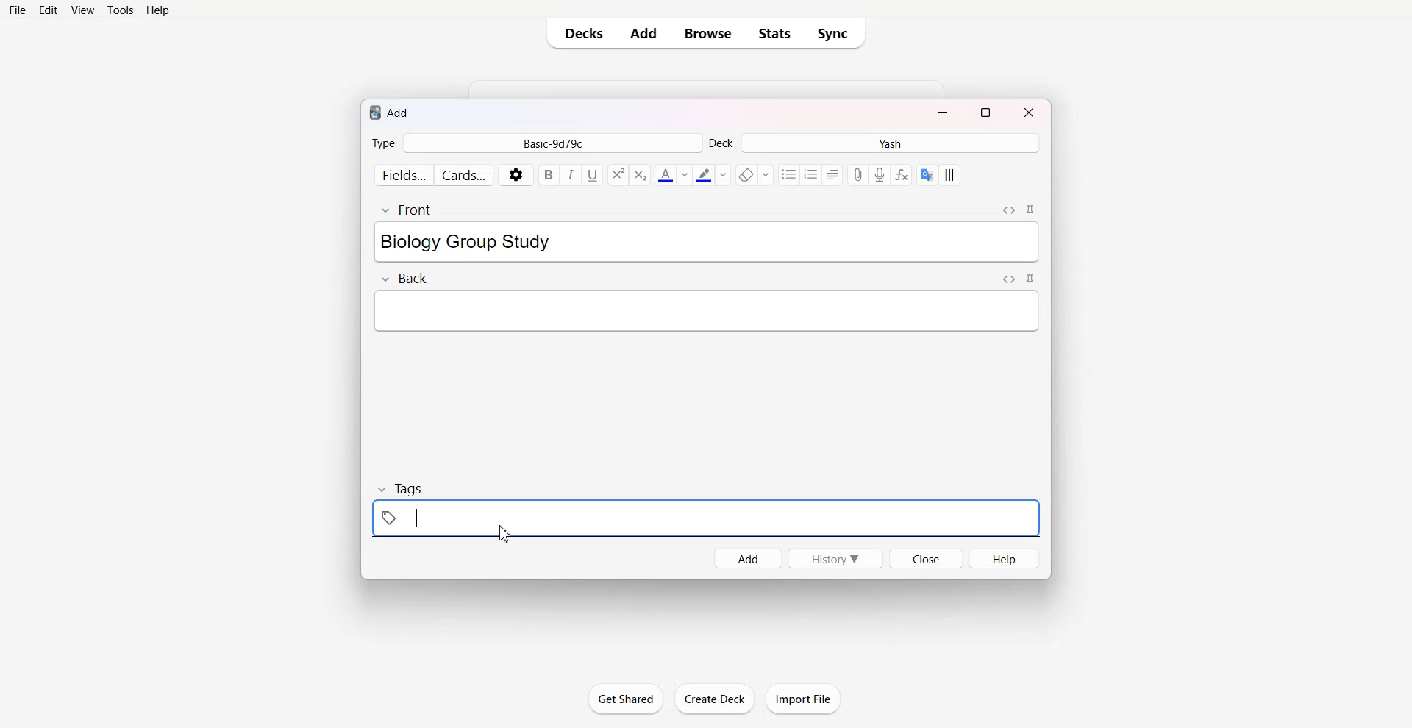 This screenshot has width=1412, height=728. Describe the element at coordinates (706, 33) in the screenshot. I see `Browse` at that location.